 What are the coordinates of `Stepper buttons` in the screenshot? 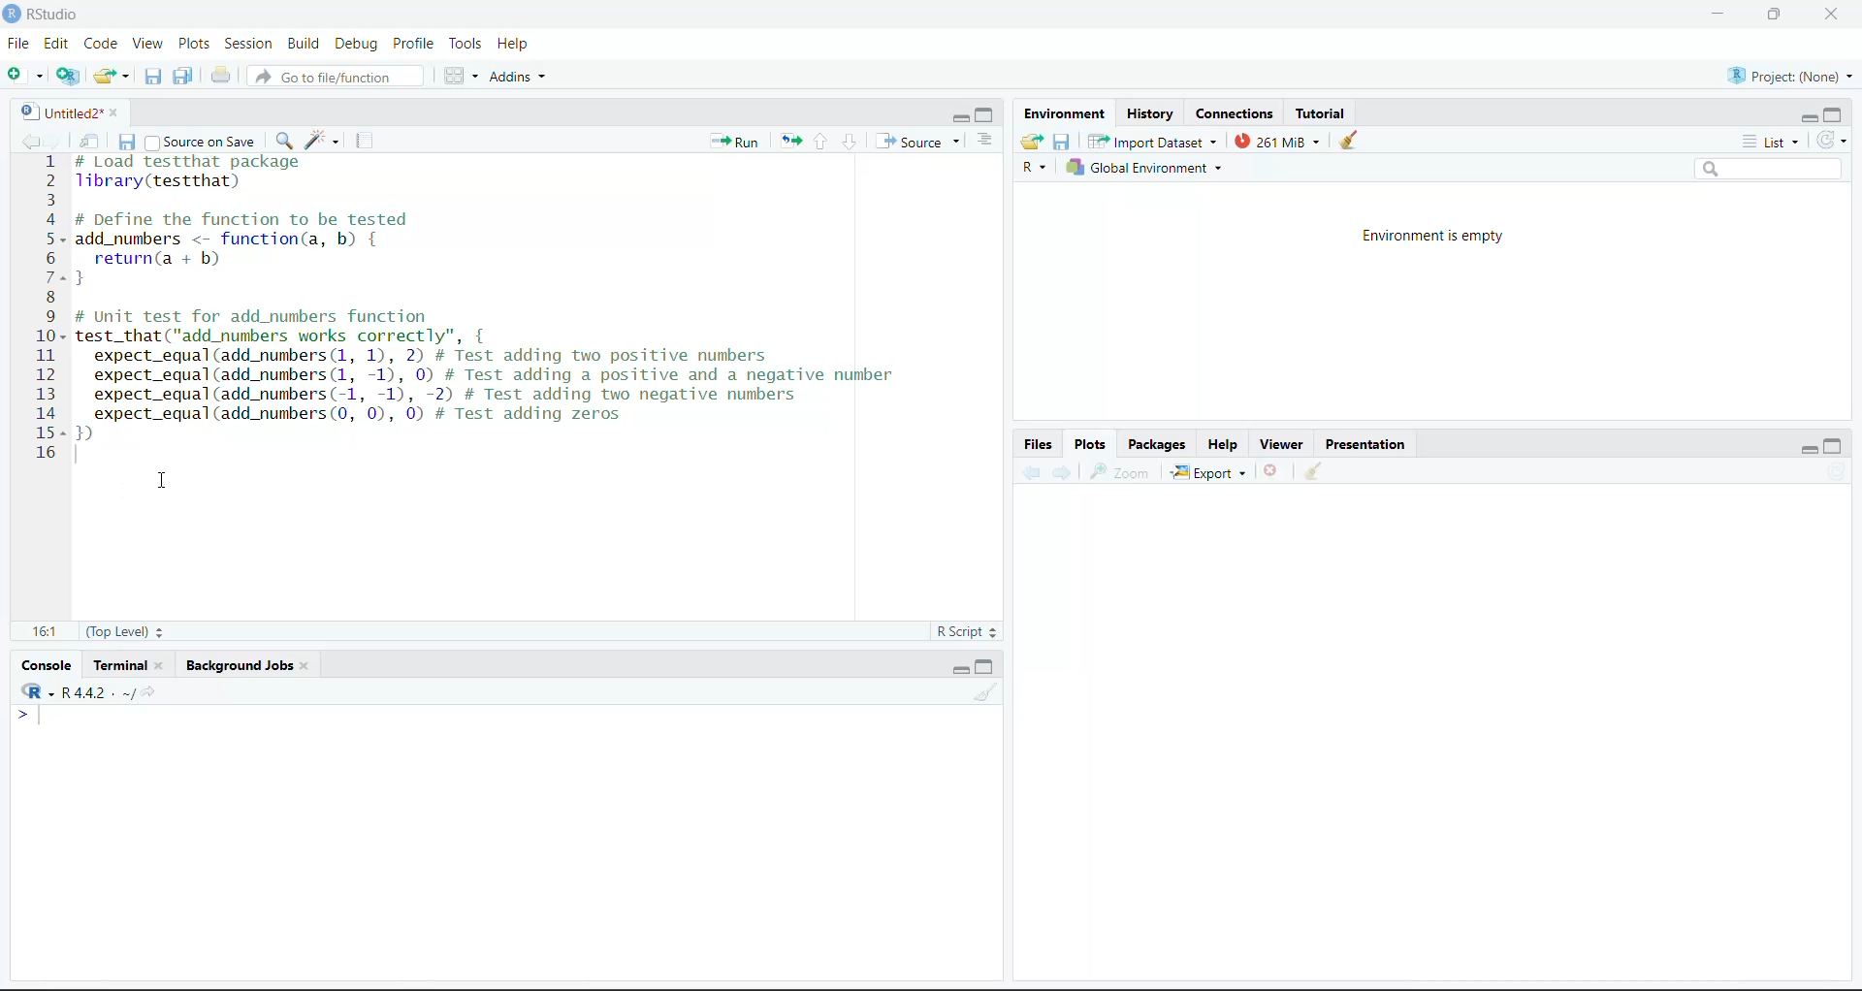 It's located at (164, 631).